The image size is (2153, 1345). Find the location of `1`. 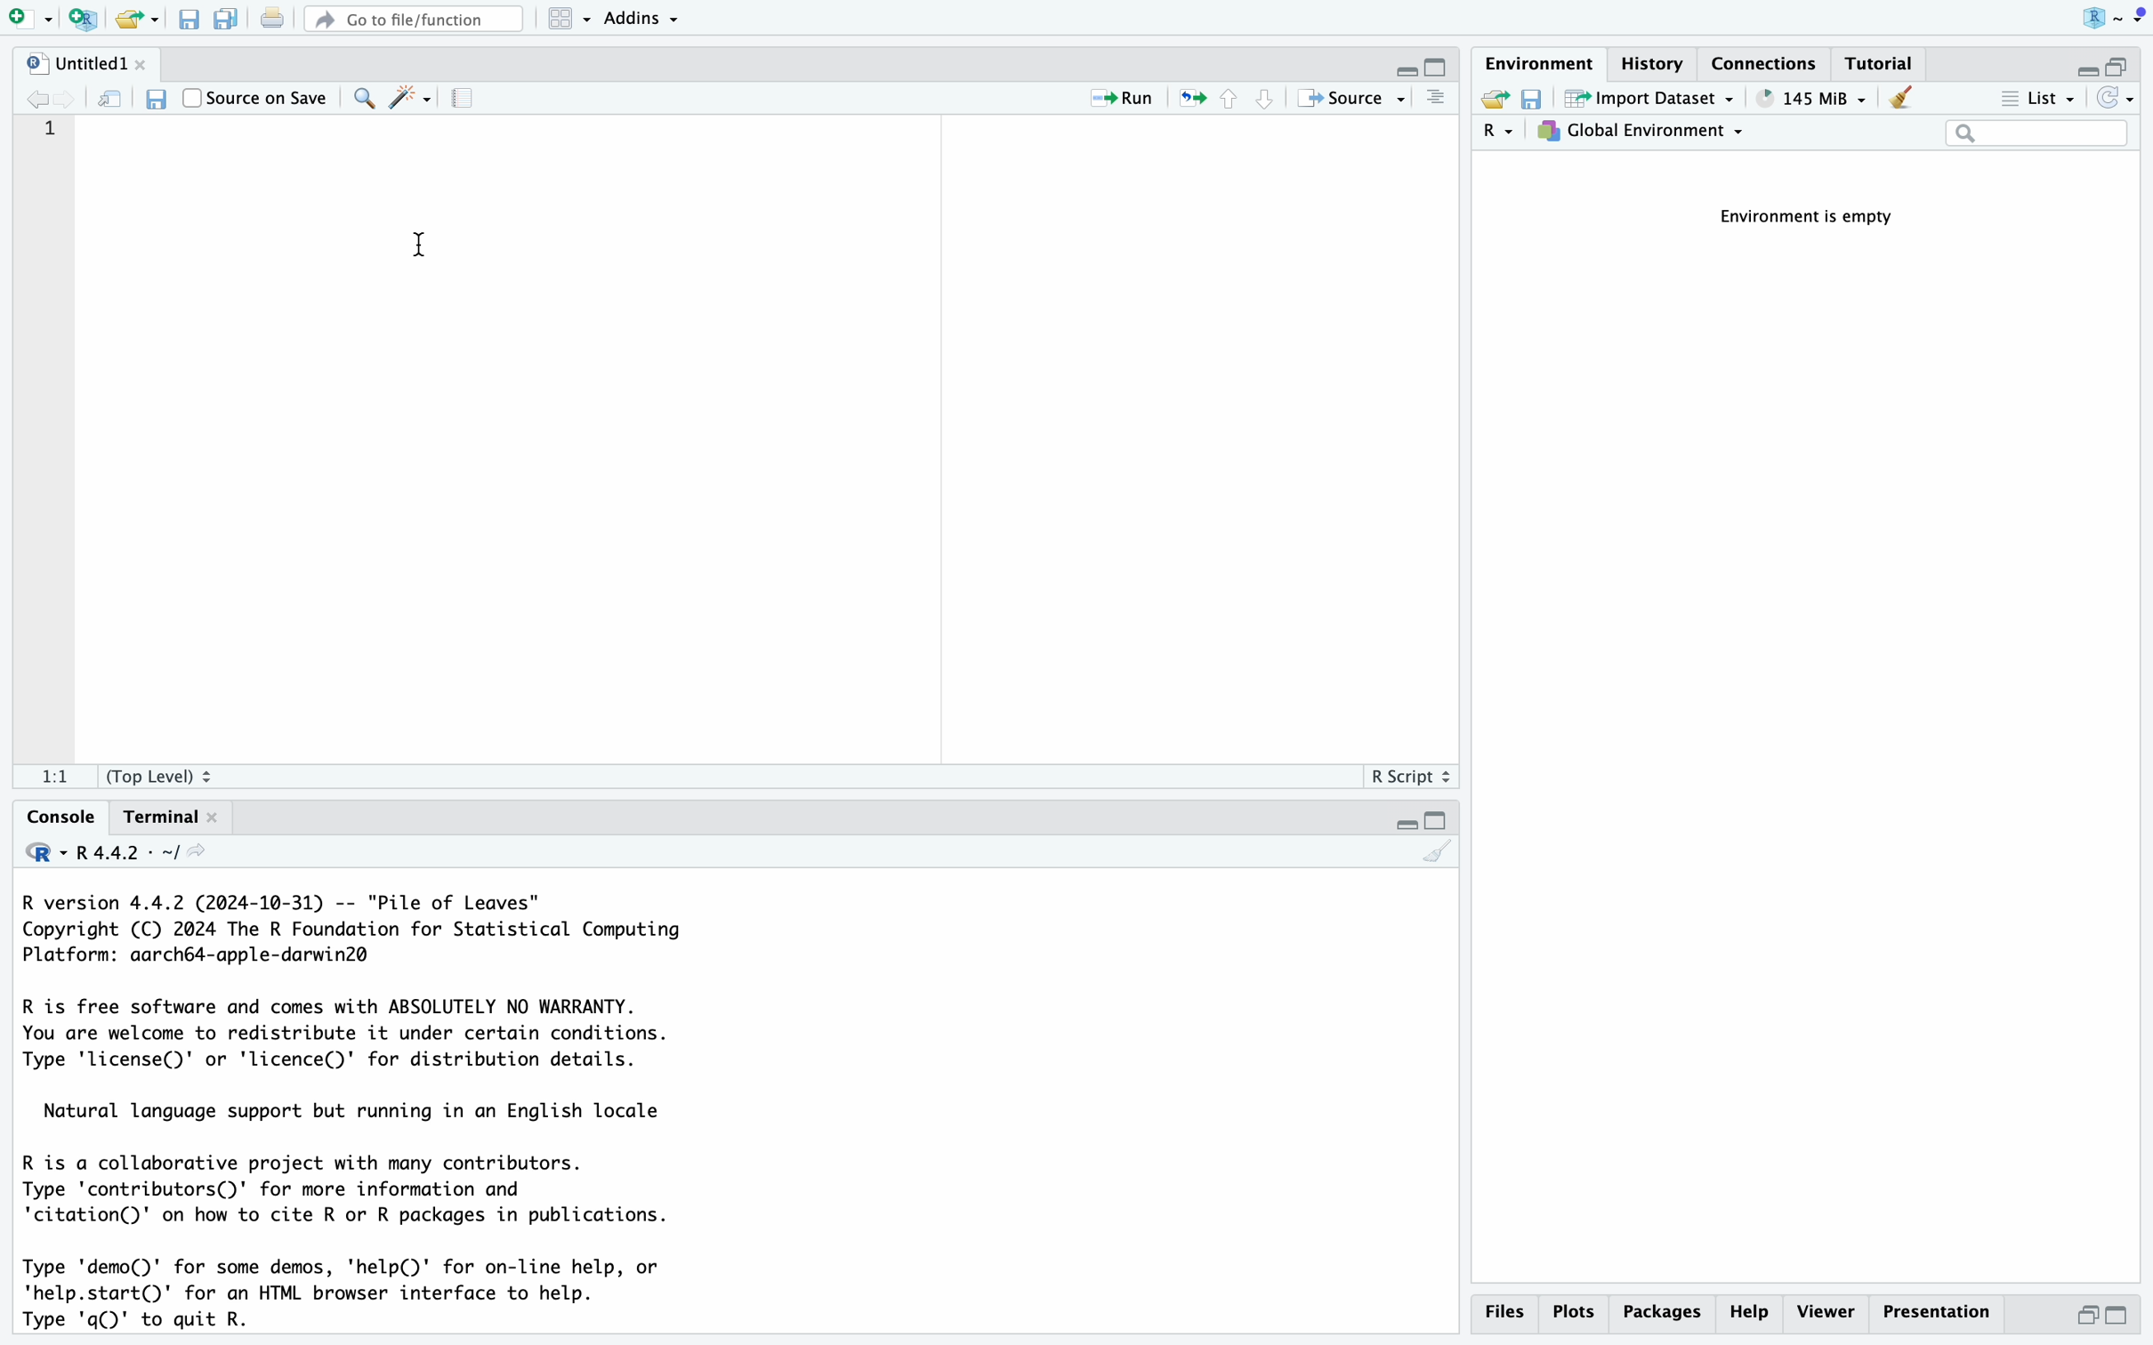

1 is located at coordinates (52, 130).